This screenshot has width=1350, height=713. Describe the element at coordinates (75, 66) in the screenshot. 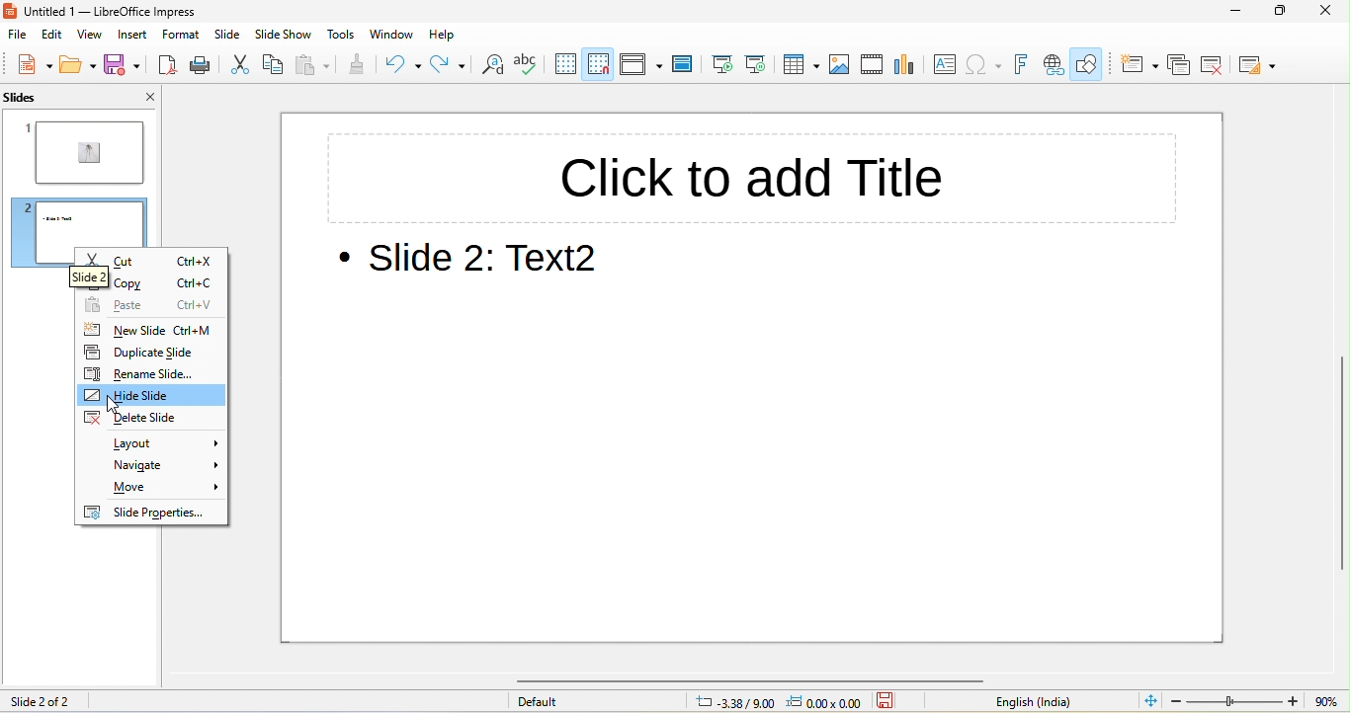

I see `open` at that location.